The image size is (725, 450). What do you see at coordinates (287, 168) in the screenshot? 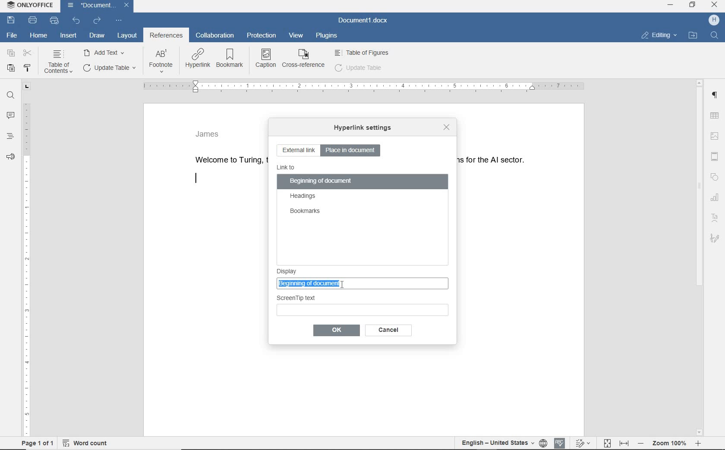
I see `link to` at bounding box center [287, 168].